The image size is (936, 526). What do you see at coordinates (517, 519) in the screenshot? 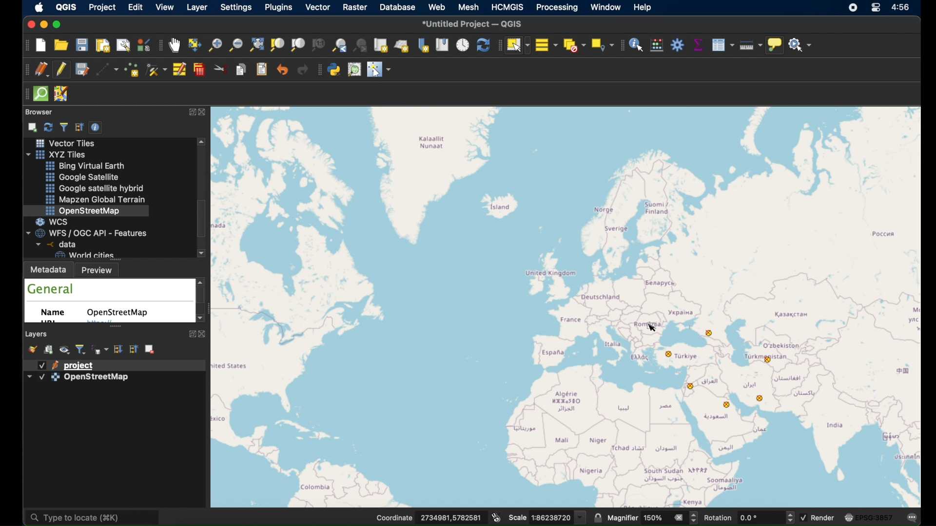
I see `scale` at bounding box center [517, 519].